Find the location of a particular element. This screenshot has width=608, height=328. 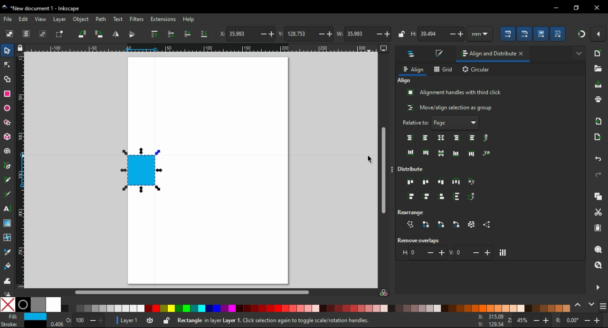

checkbox: alignment handles with third click is located at coordinates (455, 93).